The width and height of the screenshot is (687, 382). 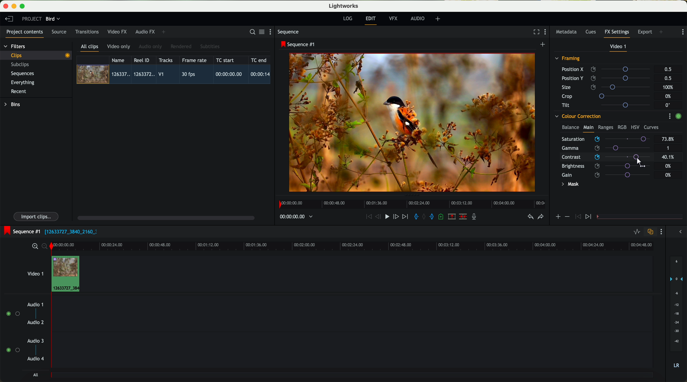 I want to click on rewind, so click(x=368, y=217).